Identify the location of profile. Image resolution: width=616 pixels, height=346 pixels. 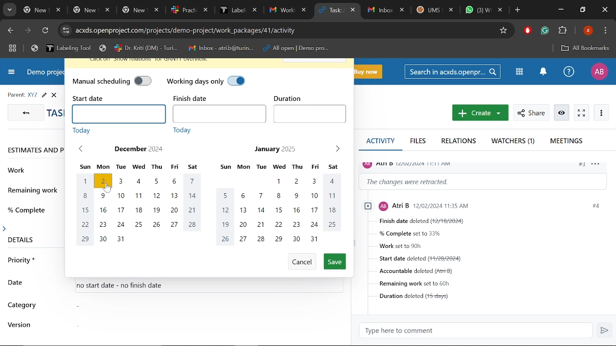
(411, 164).